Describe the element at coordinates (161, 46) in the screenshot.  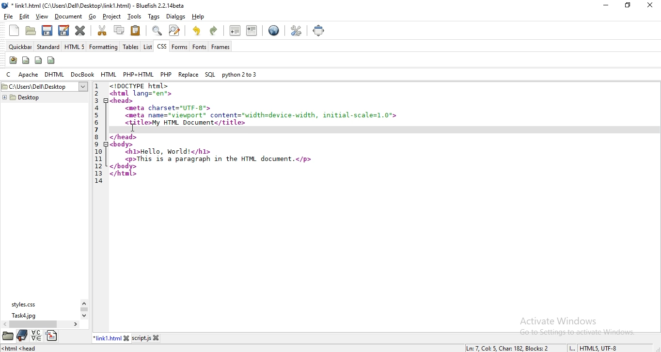
I see `css` at that location.